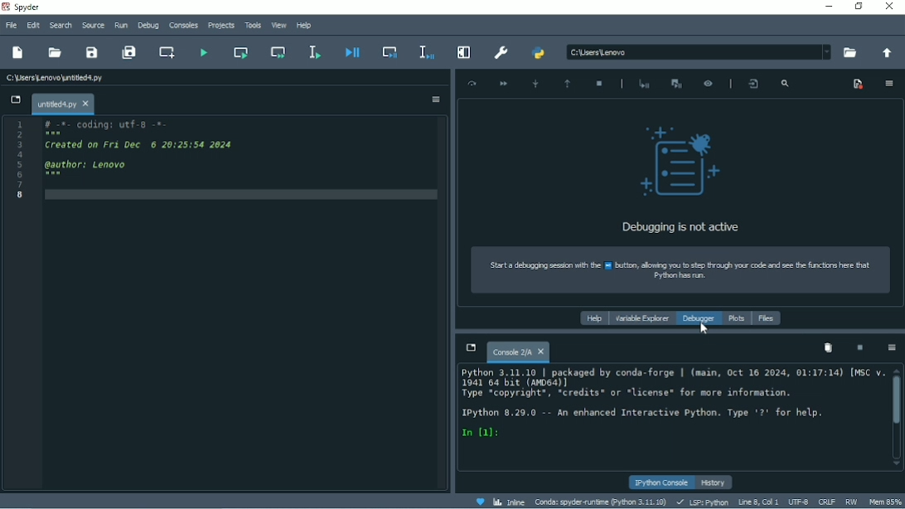  What do you see at coordinates (704, 329) in the screenshot?
I see `Cursor` at bounding box center [704, 329].